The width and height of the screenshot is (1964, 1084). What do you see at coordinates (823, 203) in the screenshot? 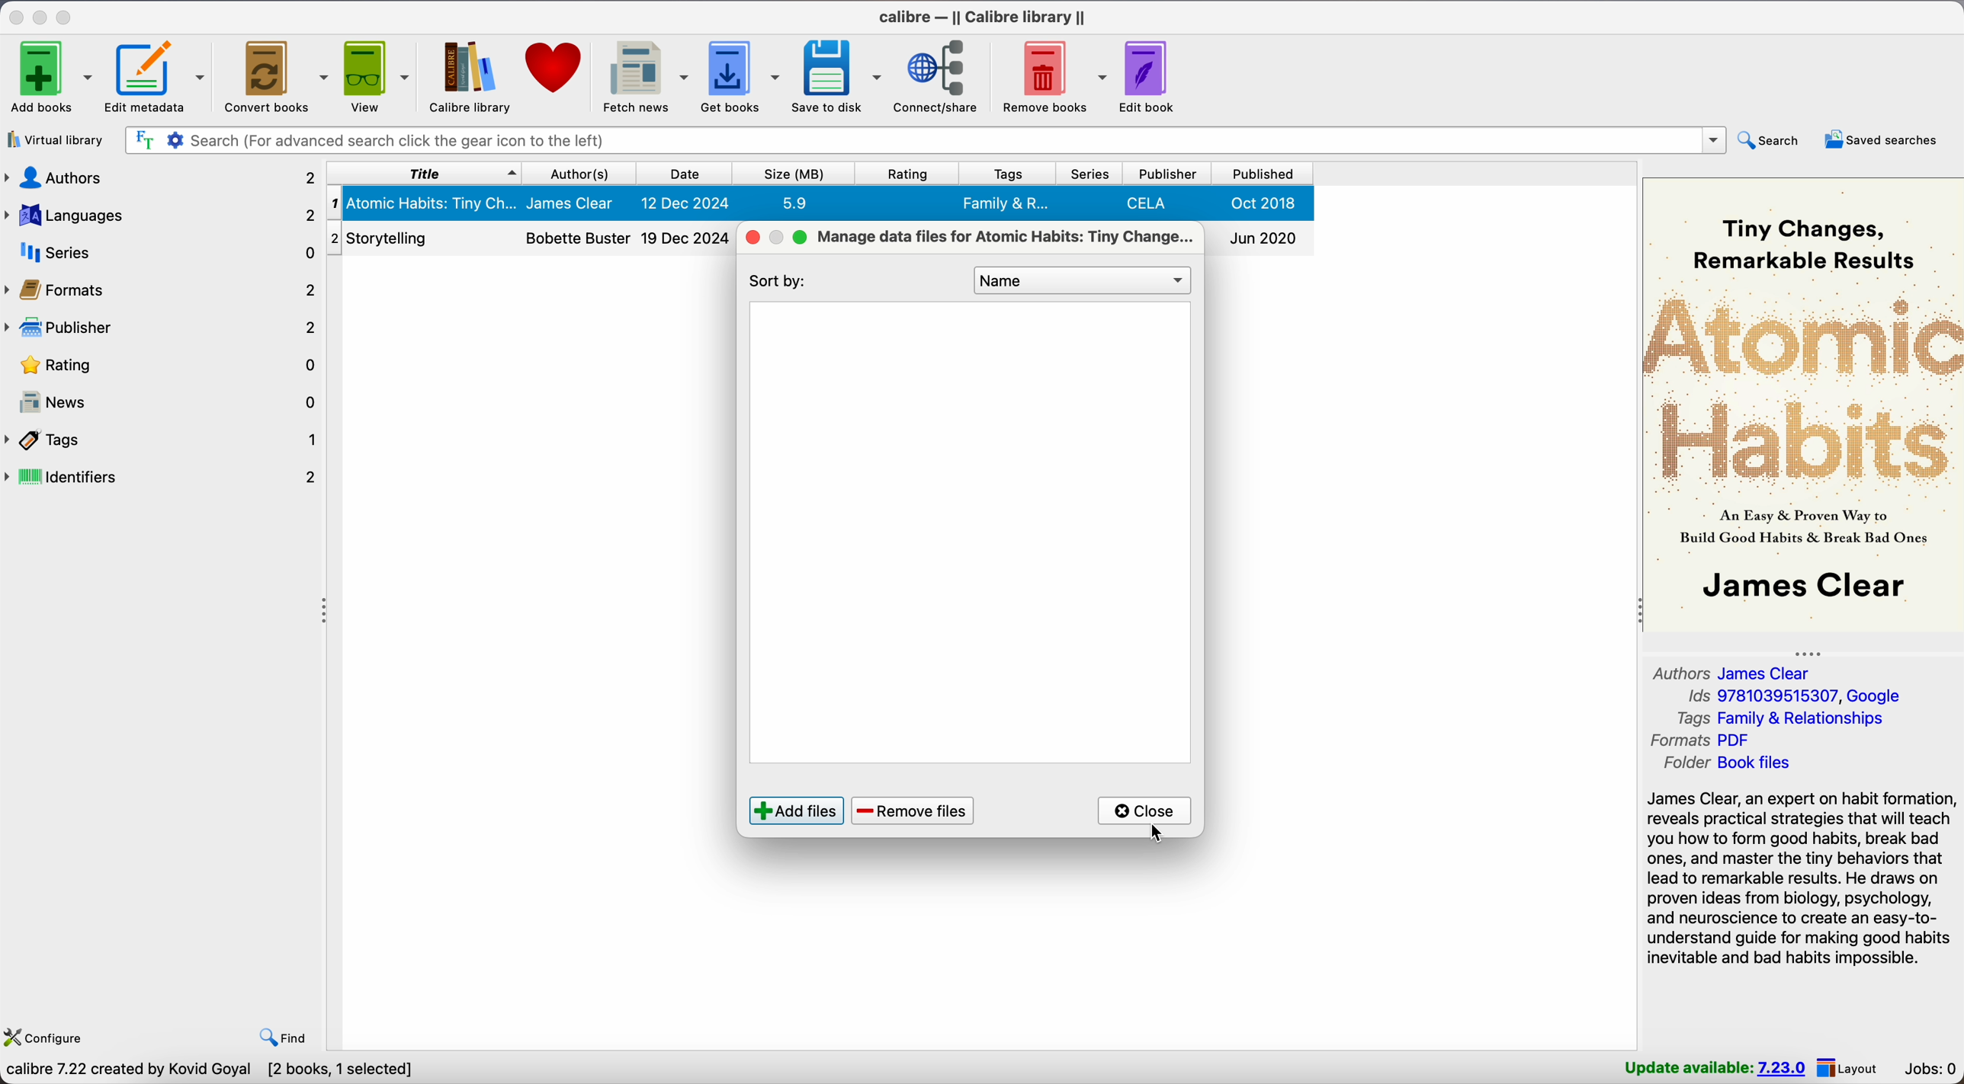
I see `Atomic Habits: Tiny Changes` at bounding box center [823, 203].